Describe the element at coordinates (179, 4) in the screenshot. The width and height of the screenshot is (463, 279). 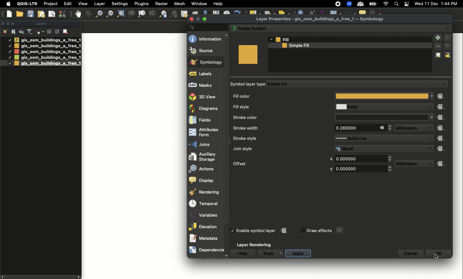
I see `Mesh` at that location.